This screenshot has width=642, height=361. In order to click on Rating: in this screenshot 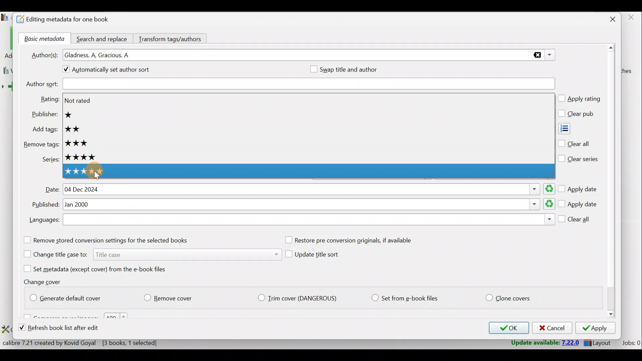, I will do `click(49, 99)`.